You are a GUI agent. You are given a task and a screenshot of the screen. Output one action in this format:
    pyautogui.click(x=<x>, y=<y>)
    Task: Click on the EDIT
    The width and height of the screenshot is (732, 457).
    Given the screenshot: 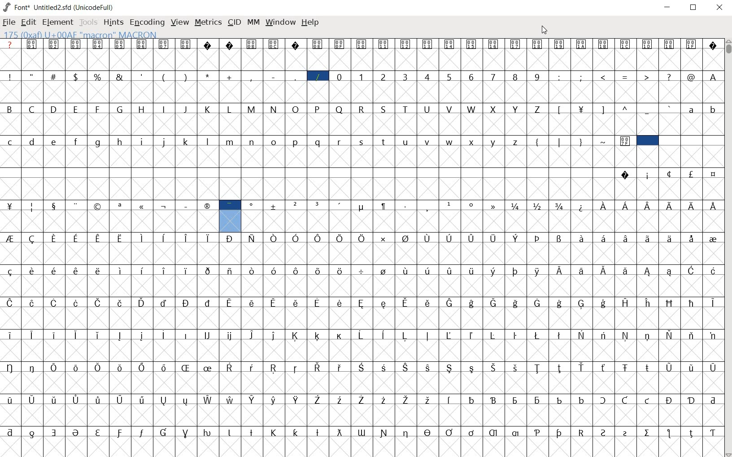 What is the action you would take?
    pyautogui.click(x=28, y=22)
    